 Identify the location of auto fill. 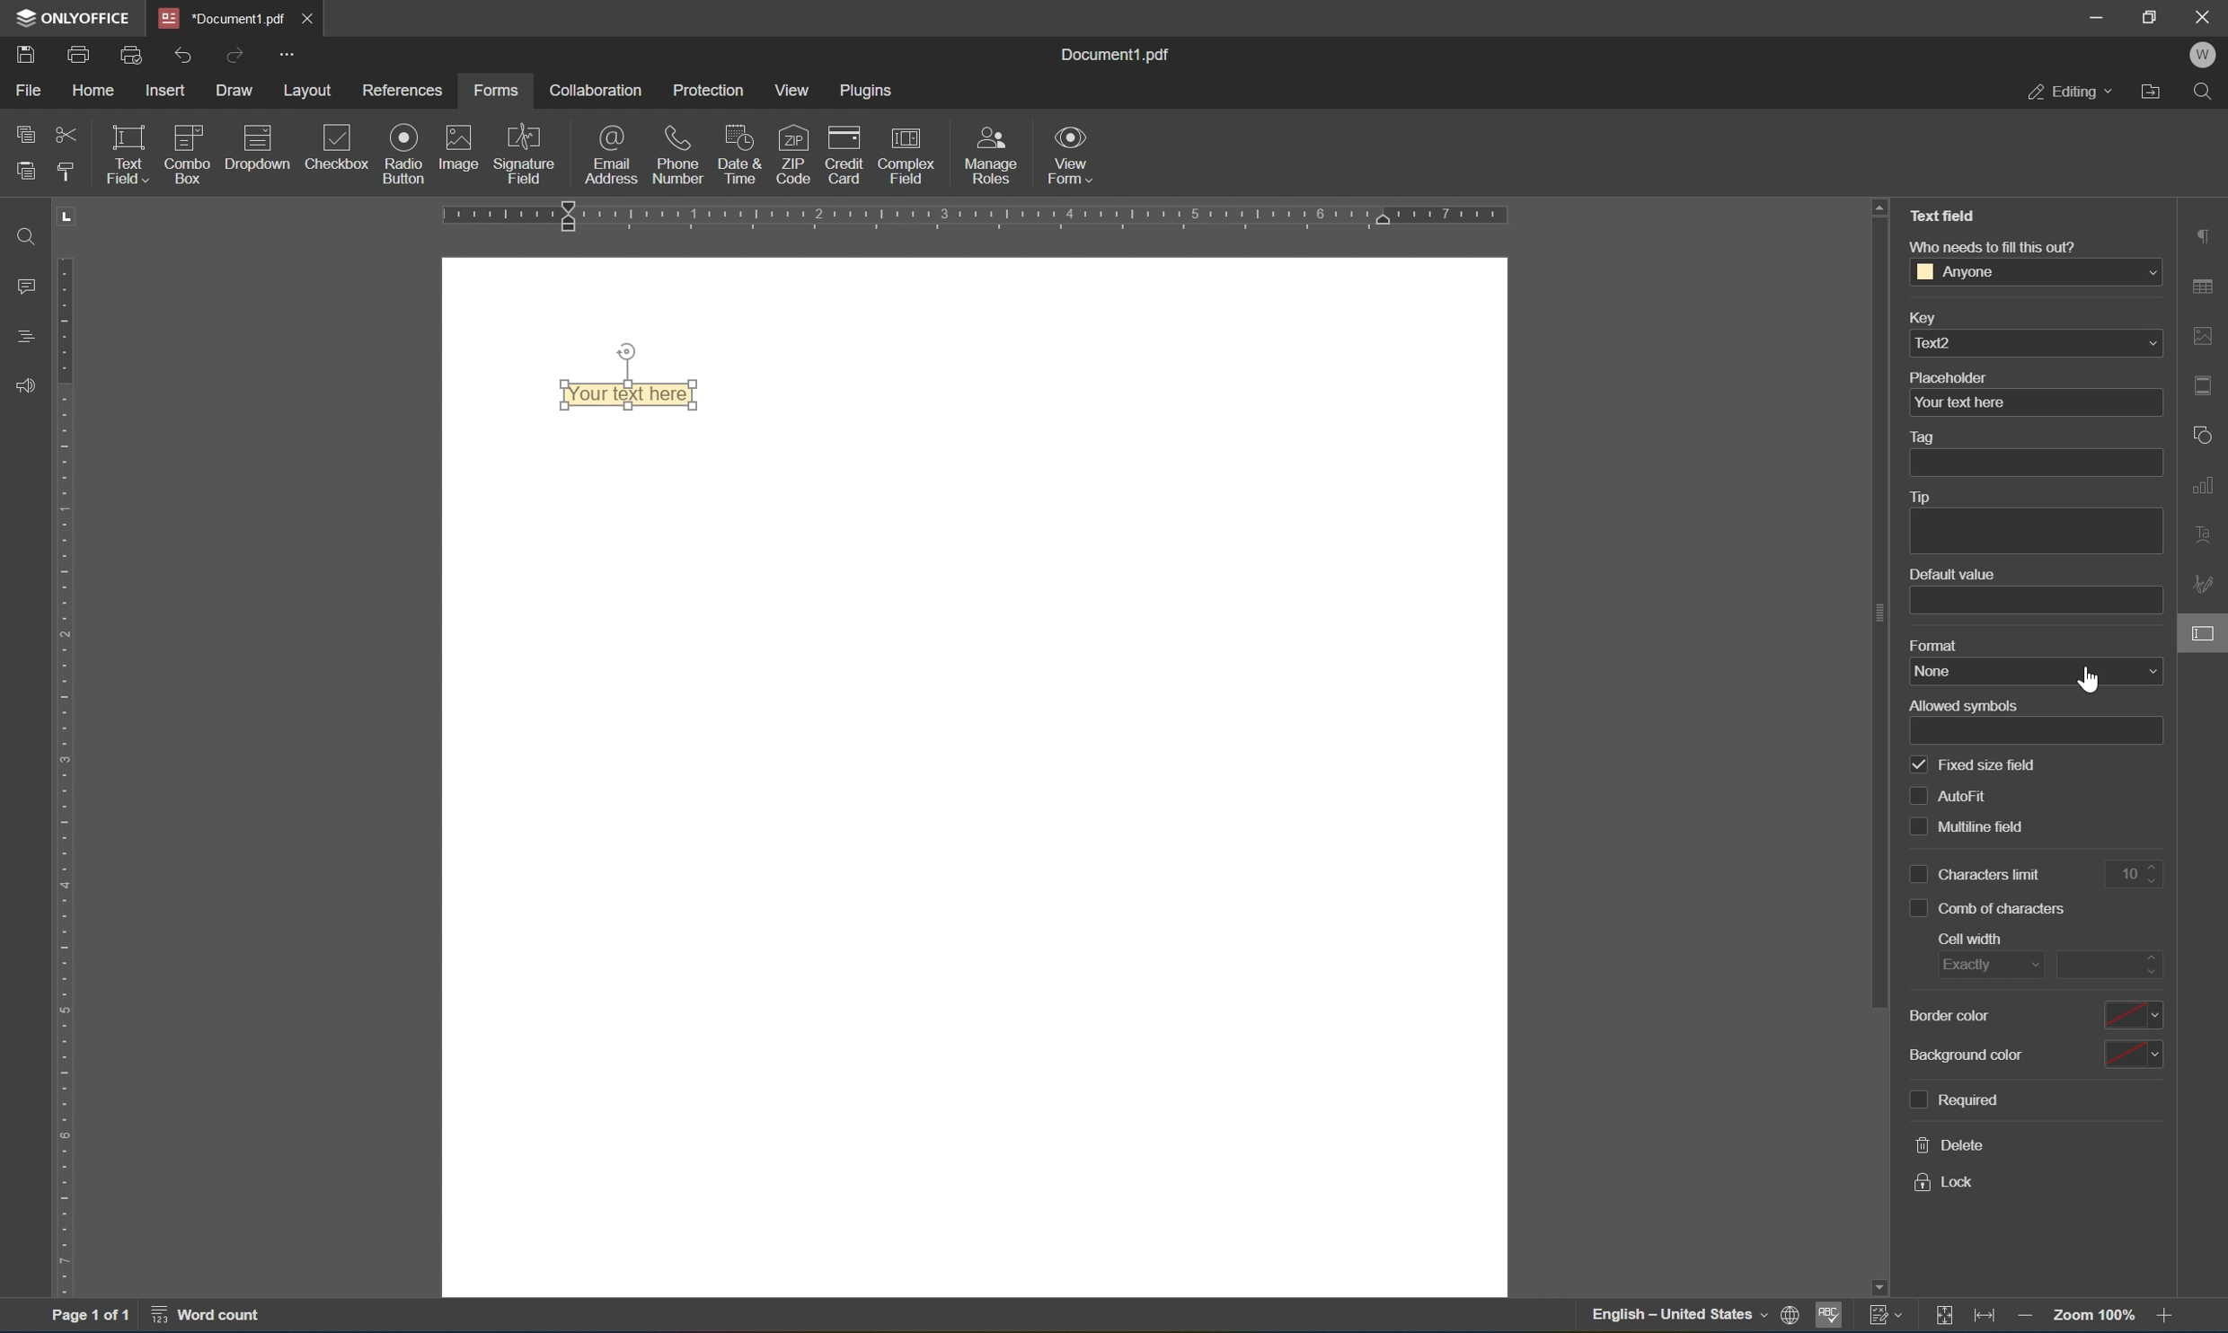
(1951, 795).